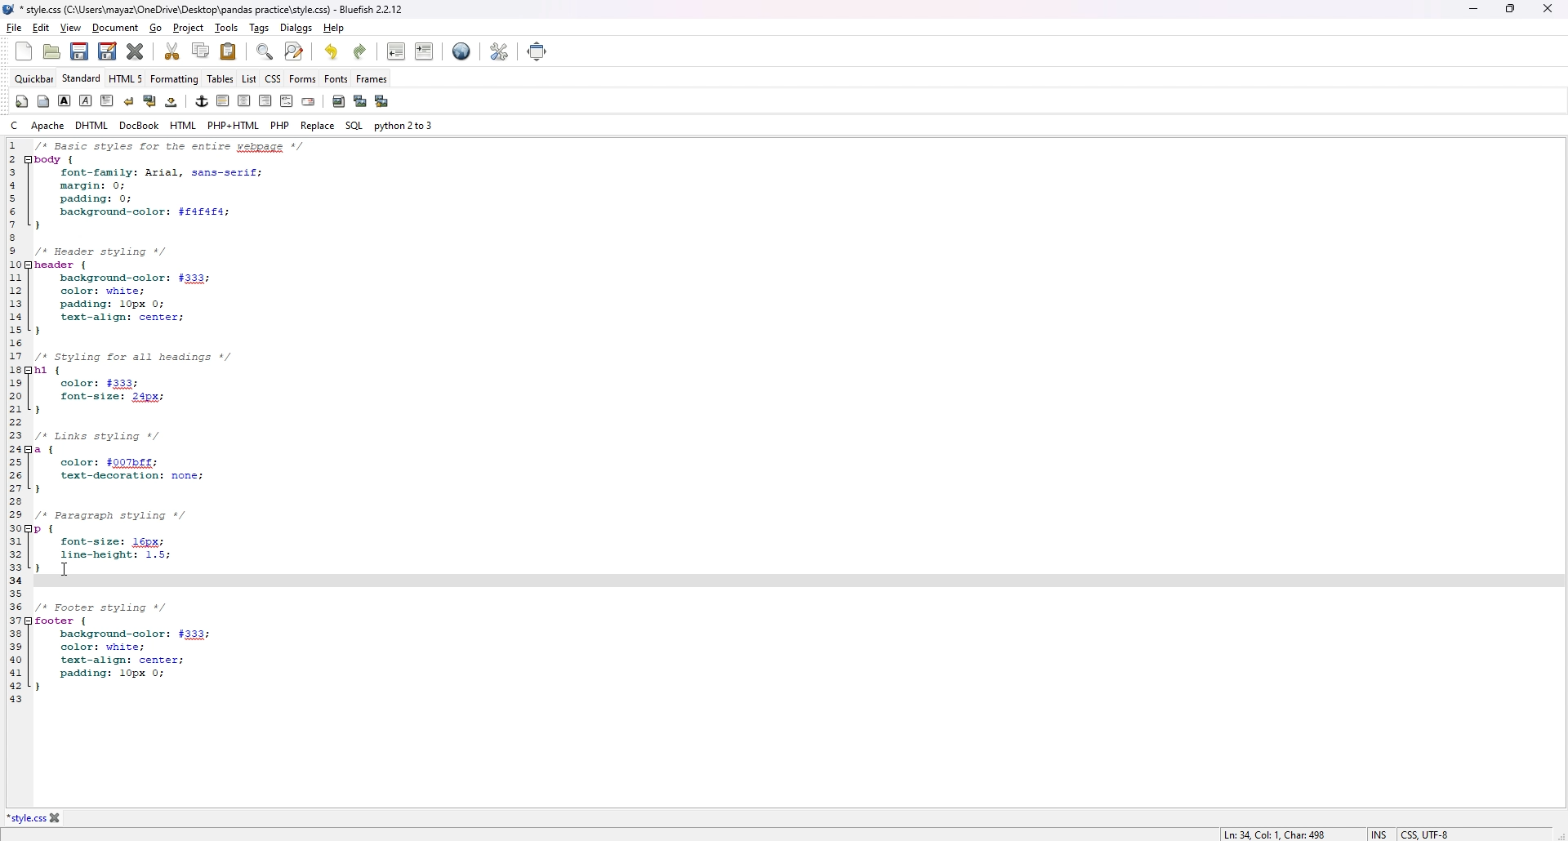  What do you see at coordinates (176, 79) in the screenshot?
I see `formatting` at bounding box center [176, 79].